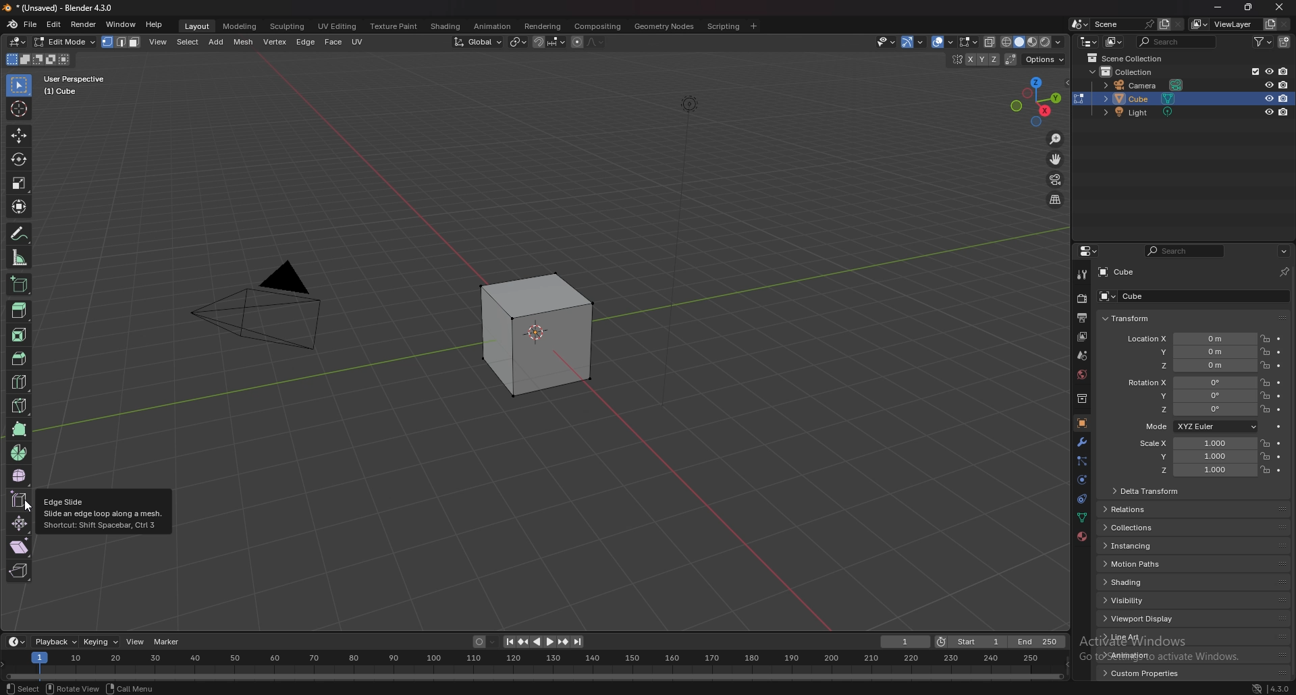  I want to click on window, so click(121, 24).